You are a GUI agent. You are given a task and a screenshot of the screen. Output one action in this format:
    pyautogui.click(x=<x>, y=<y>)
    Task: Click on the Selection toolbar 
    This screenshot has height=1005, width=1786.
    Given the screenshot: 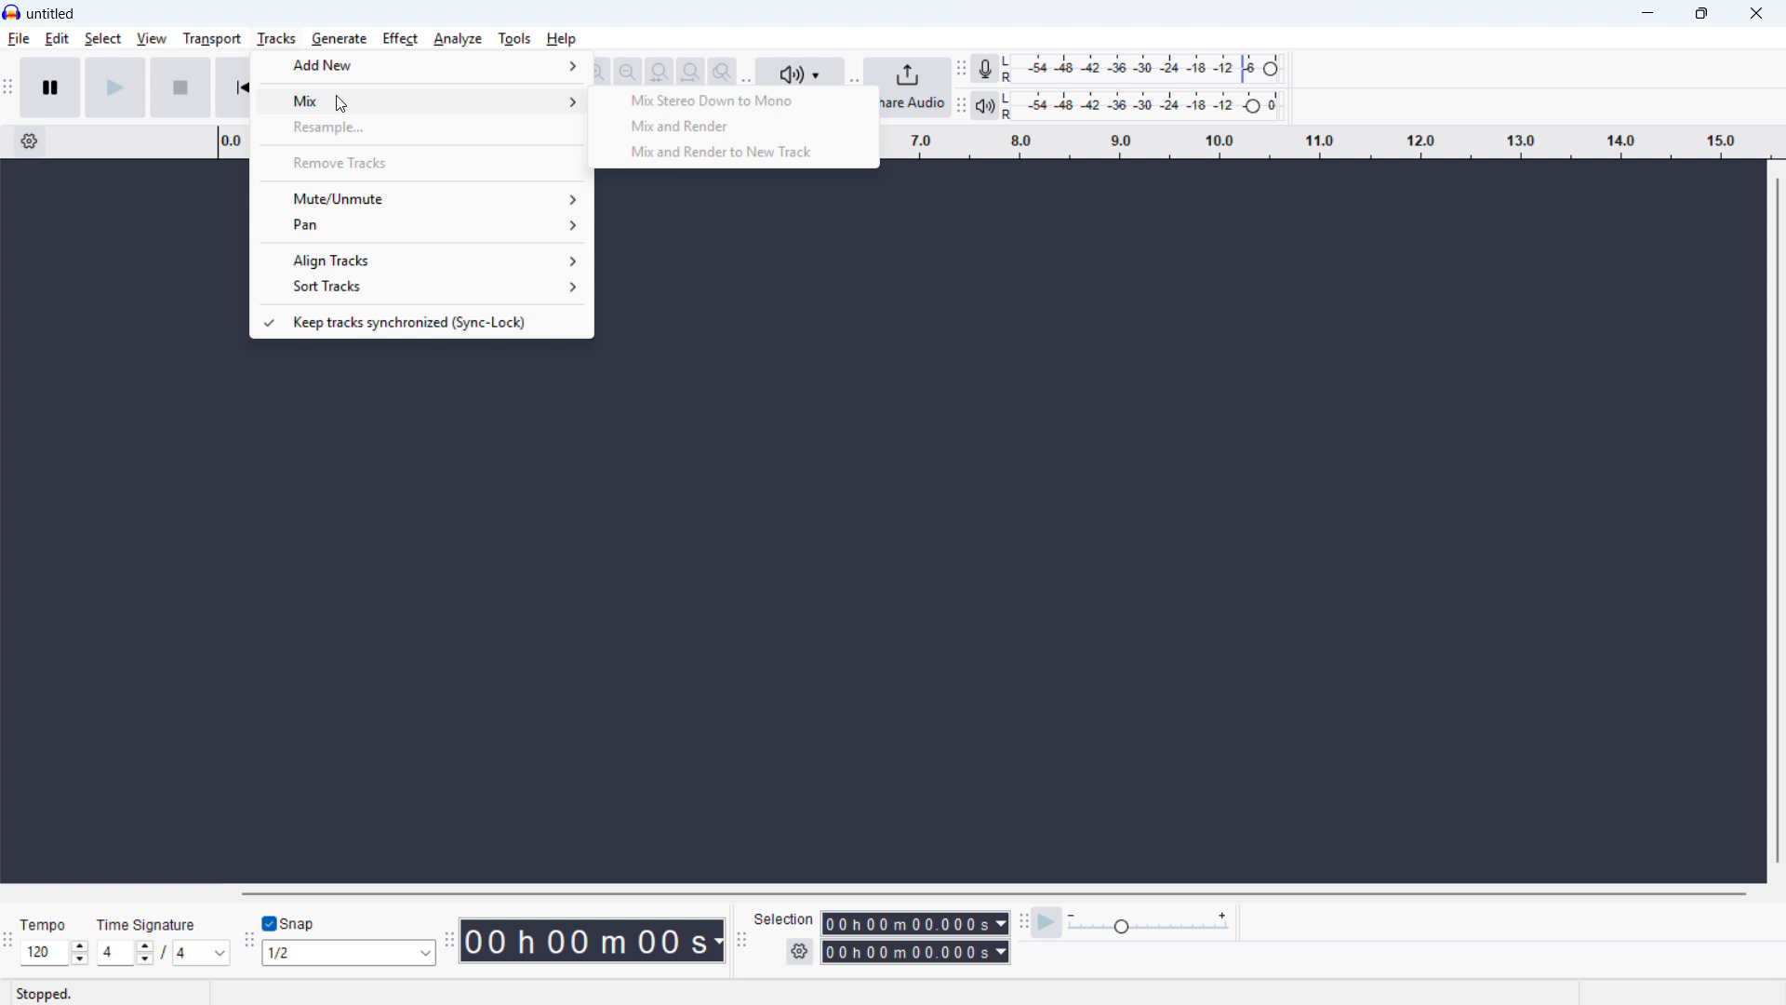 What is the action you would take?
    pyautogui.click(x=742, y=941)
    